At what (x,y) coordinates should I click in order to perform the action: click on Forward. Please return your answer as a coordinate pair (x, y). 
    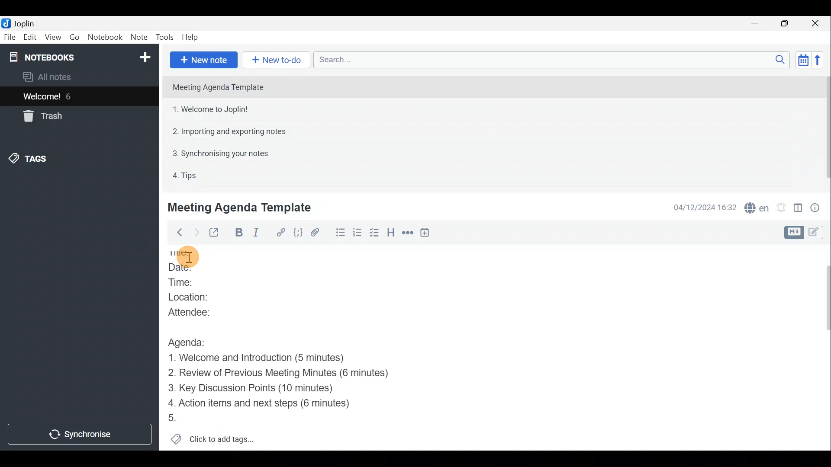
    Looking at the image, I should click on (195, 232).